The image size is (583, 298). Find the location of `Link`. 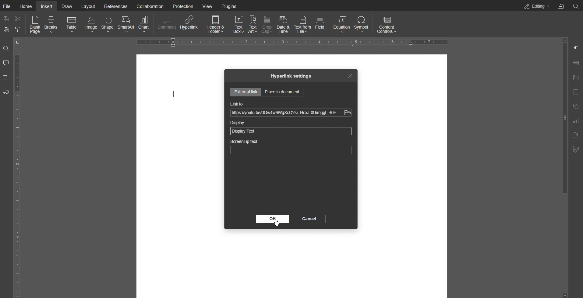

Link is located at coordinates (284, 113).